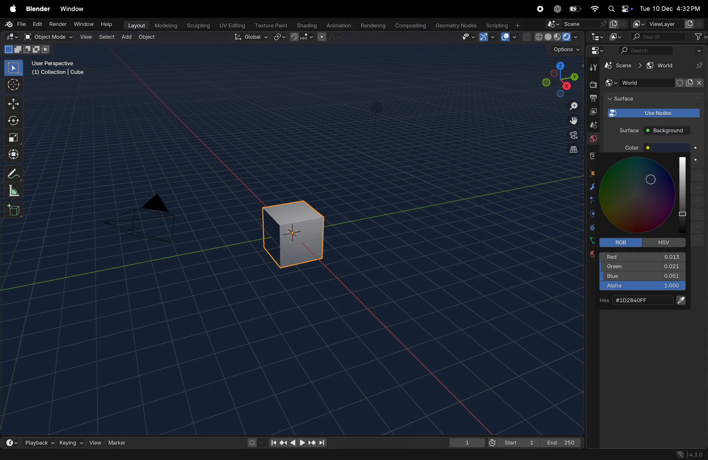 Image resolution: width=708 pixels, height=460 pixels. Describe the element at coordinates (693, 454) in the screenshot. I see `version` at that location.